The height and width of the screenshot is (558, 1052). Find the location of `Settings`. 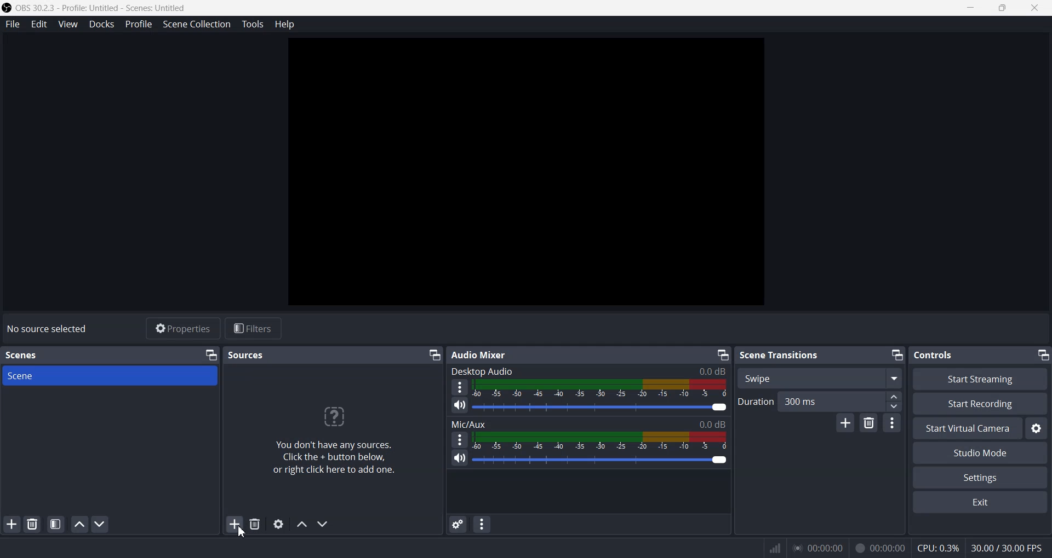

Settings is located at coordinates (1035, 428).